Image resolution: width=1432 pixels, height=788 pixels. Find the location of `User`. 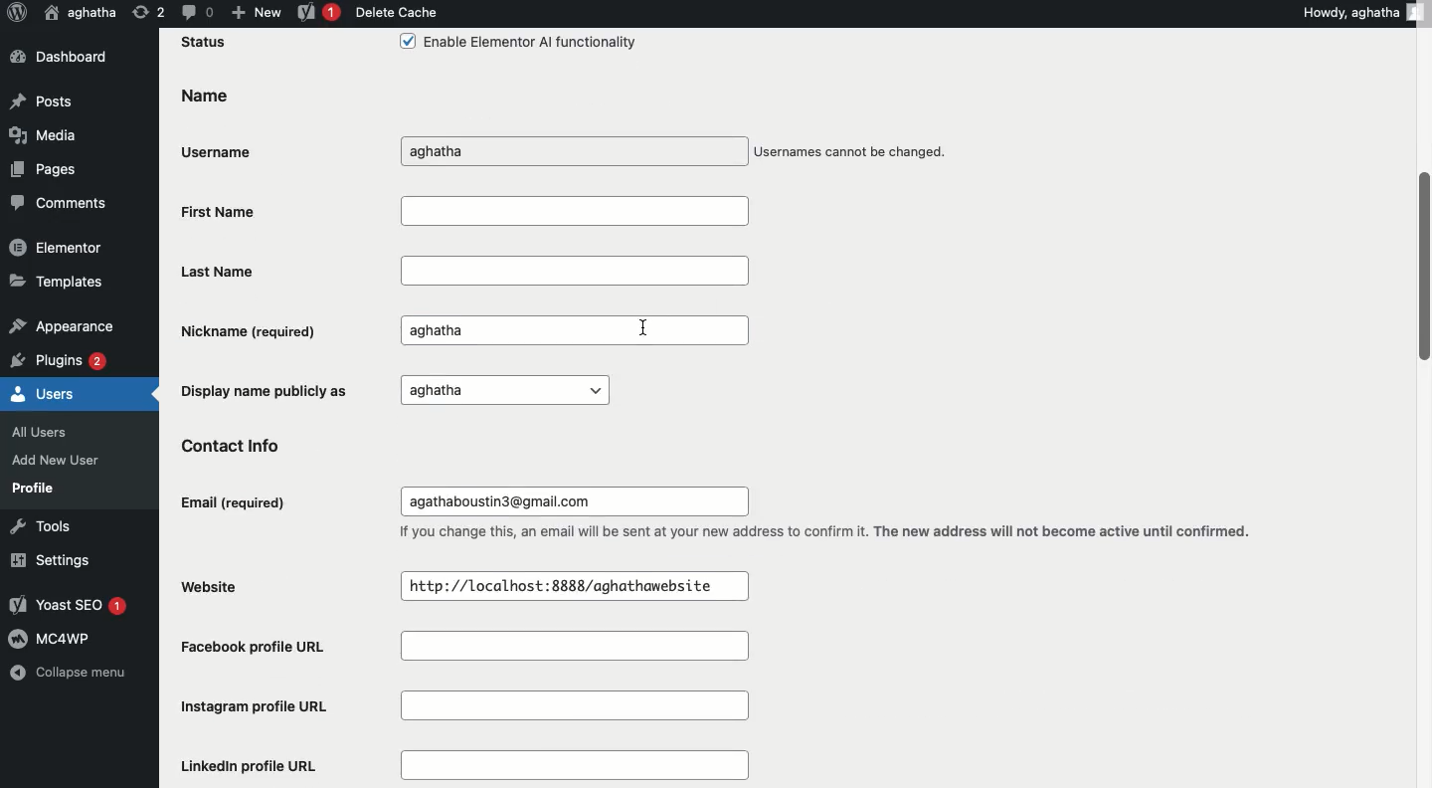

User is located at coordinates (82, 12).